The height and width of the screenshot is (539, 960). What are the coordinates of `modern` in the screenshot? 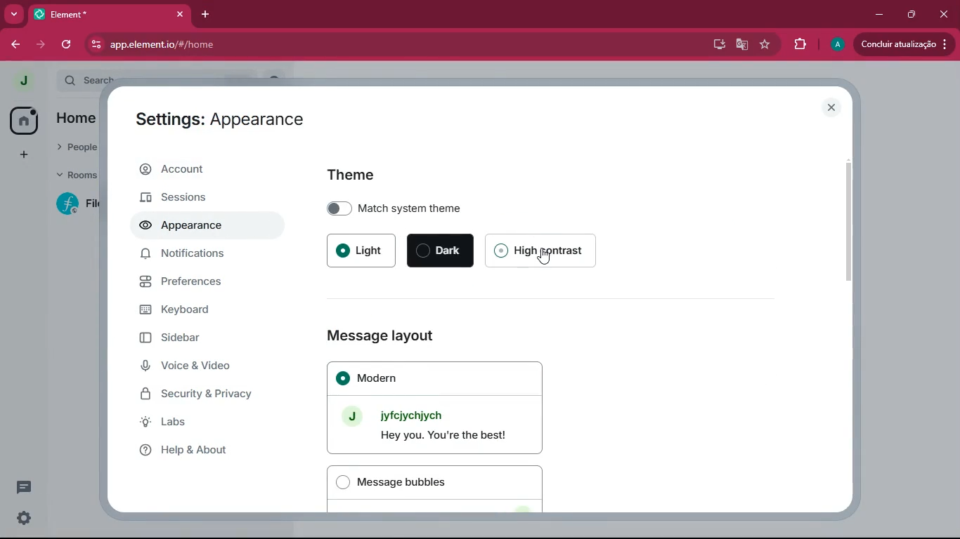 It's located at (441, 407).